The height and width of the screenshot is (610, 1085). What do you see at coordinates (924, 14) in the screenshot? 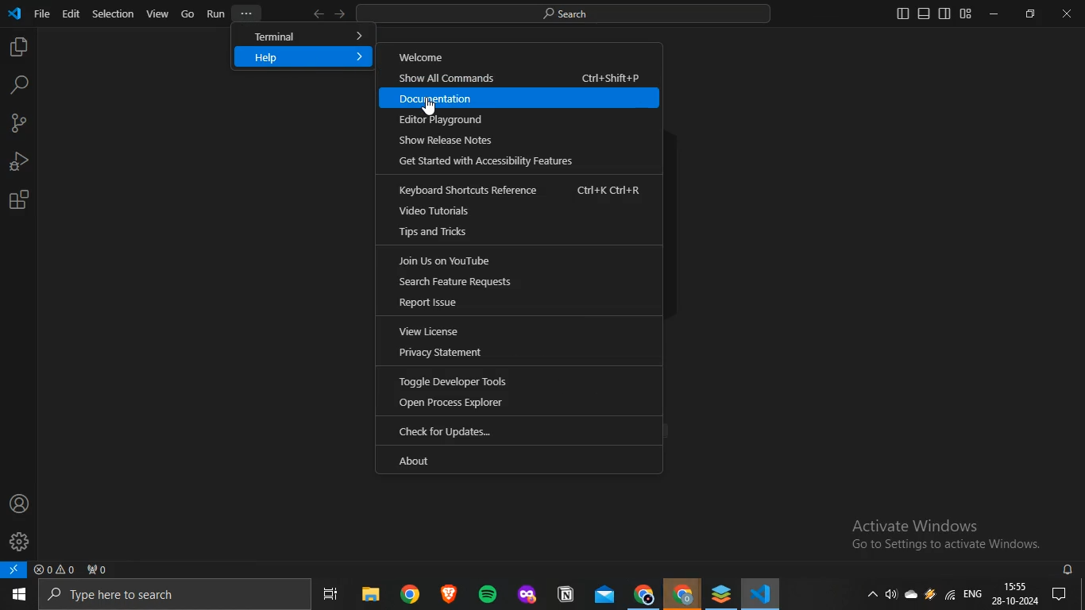
I see `toggle panel` at bounding box center [924, 14].